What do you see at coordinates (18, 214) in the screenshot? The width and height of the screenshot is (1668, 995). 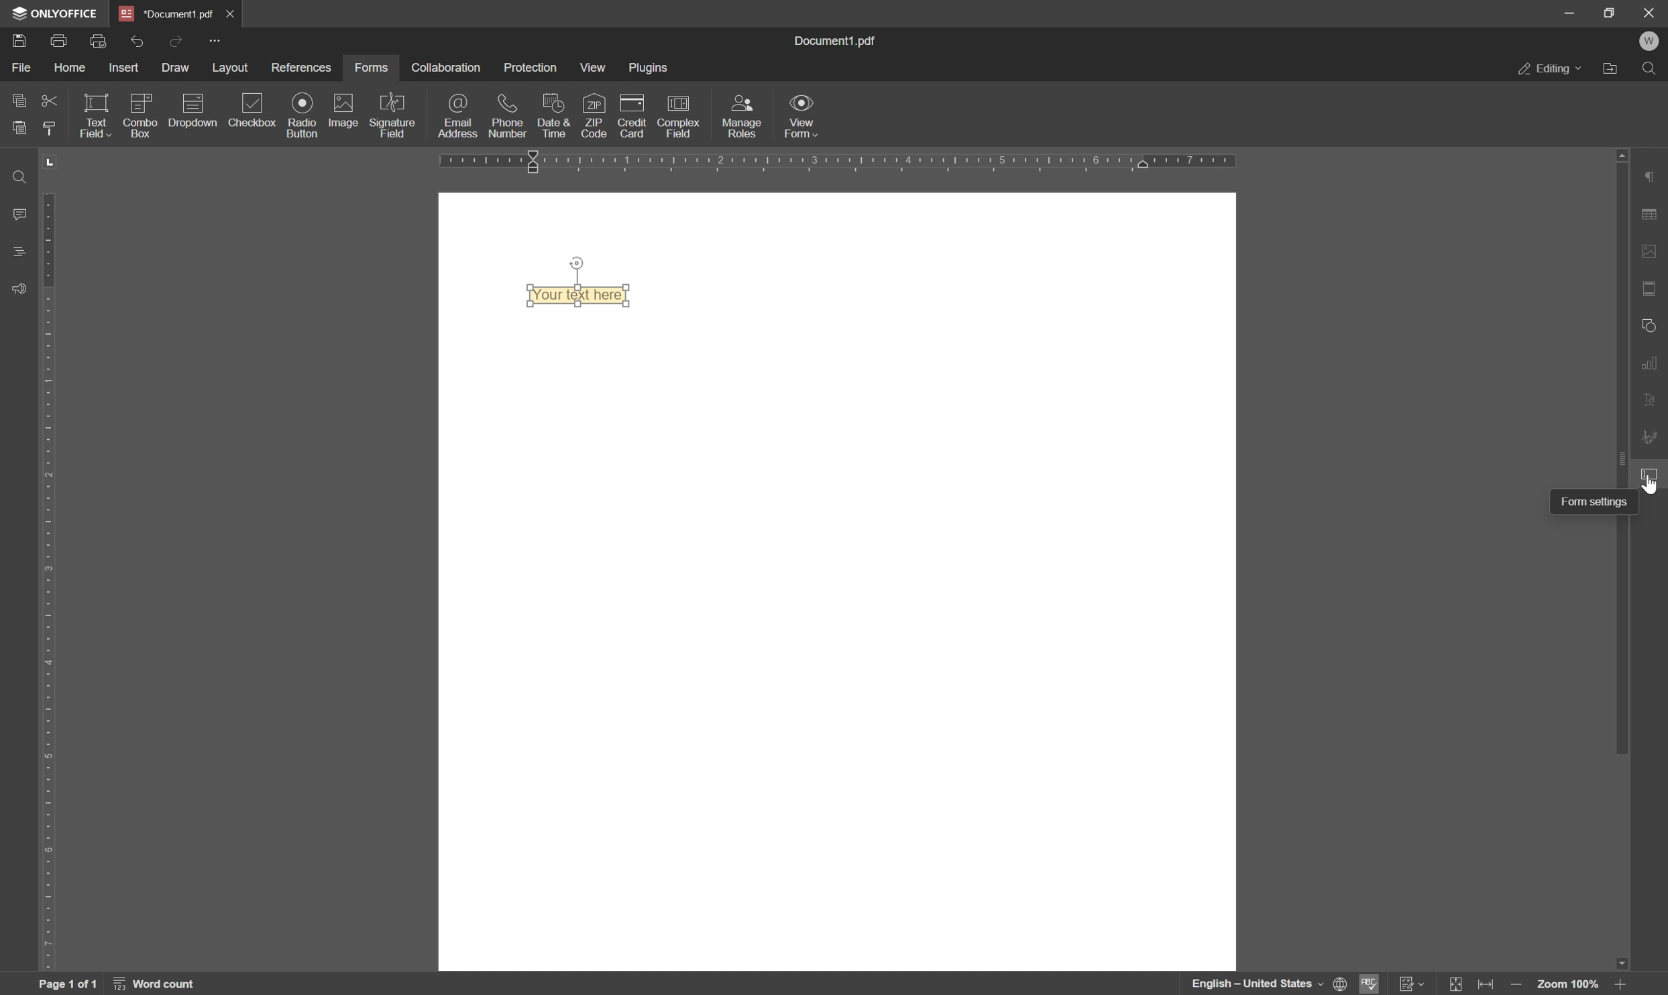 I see `comments` at bounding box center [18, 214].